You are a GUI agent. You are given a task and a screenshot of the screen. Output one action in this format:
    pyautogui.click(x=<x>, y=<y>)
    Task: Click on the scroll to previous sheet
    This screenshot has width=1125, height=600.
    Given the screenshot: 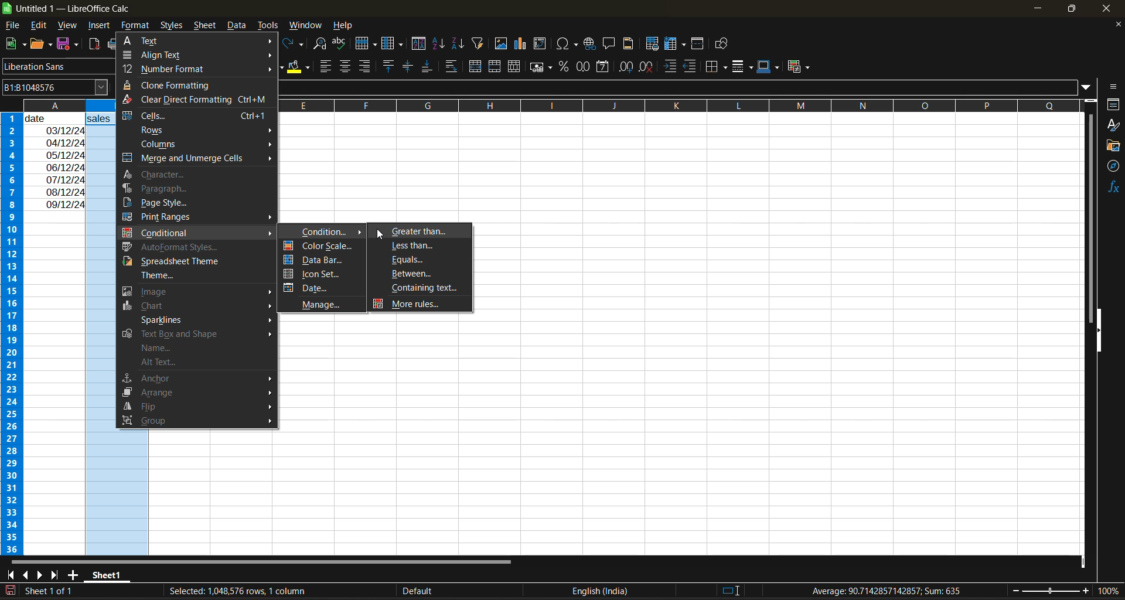 What is the action you would take?
    pyautogui.click(x=24, y=574)
    